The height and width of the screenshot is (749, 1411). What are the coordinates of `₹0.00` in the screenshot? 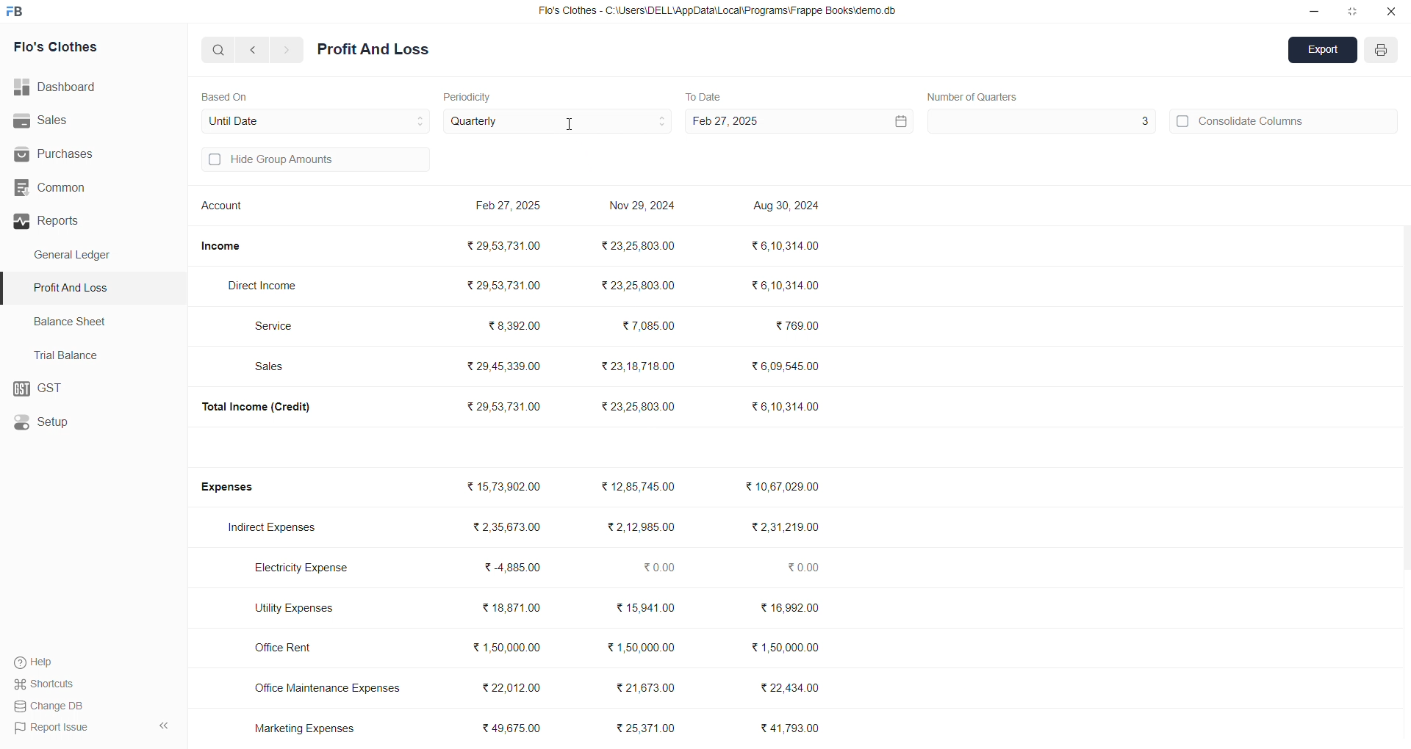 It's located at (808, 568).